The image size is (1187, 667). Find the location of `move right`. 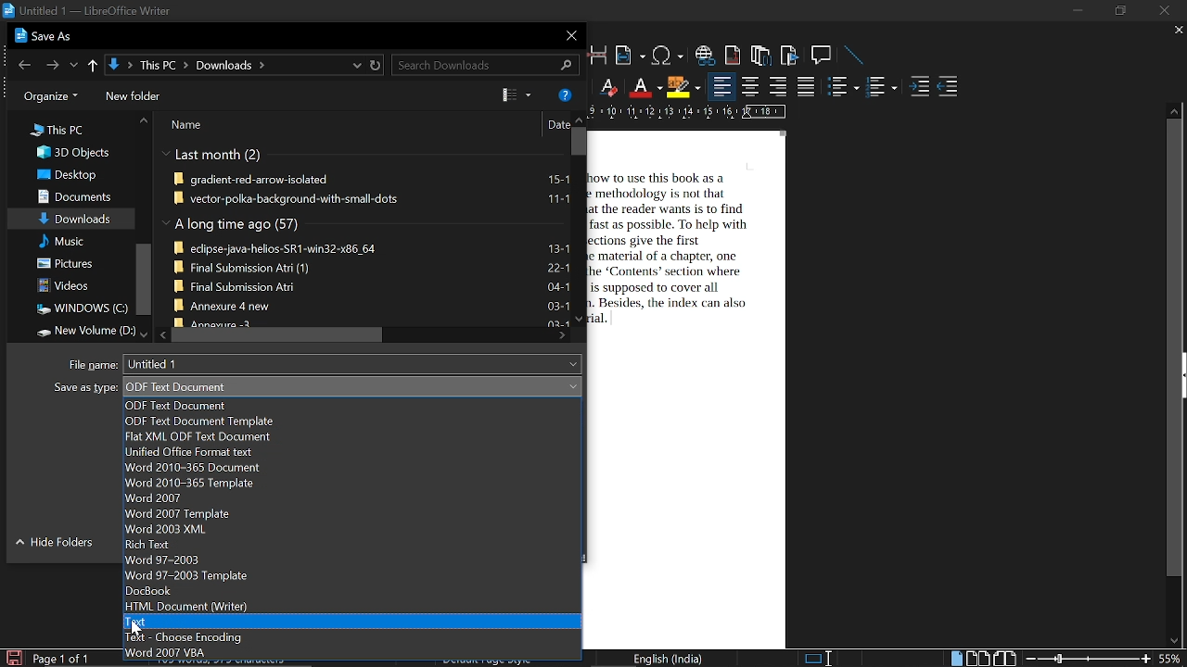

move right is located at coordinates (562, 336).